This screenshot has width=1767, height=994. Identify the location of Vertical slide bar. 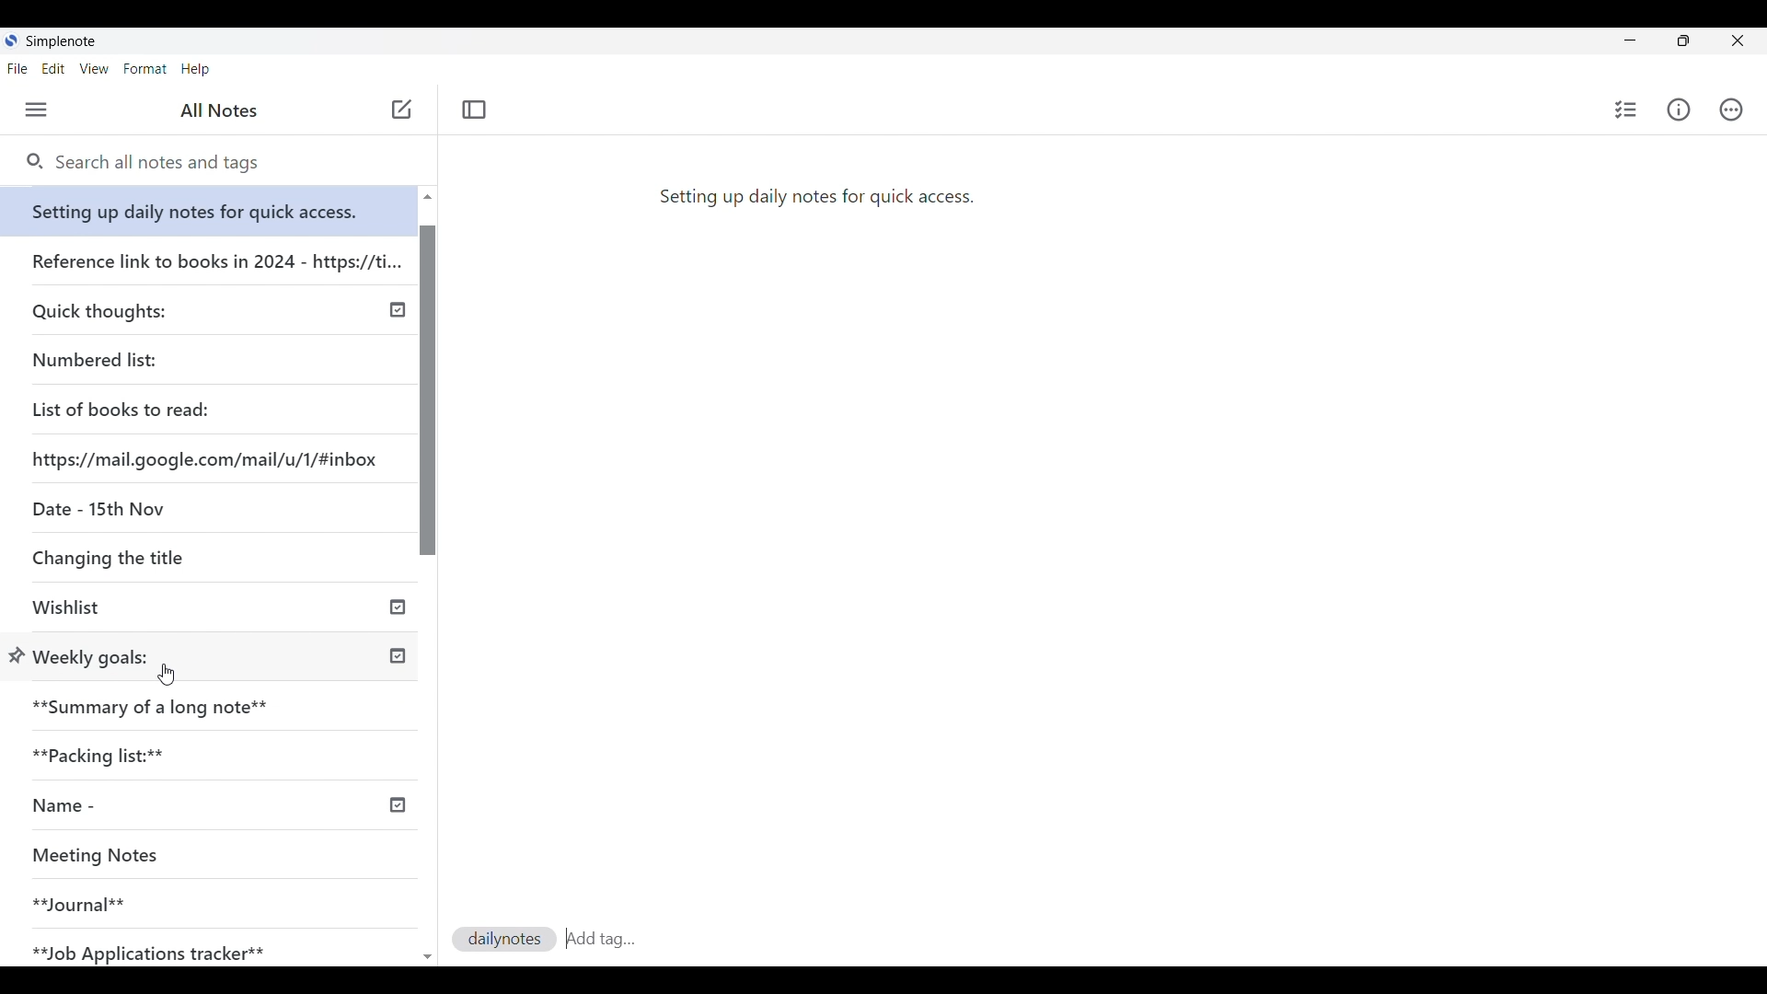
(430, 585).